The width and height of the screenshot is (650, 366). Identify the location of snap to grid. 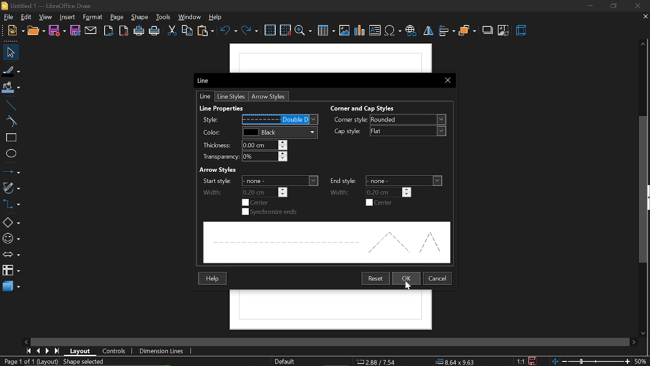
(285, 30).